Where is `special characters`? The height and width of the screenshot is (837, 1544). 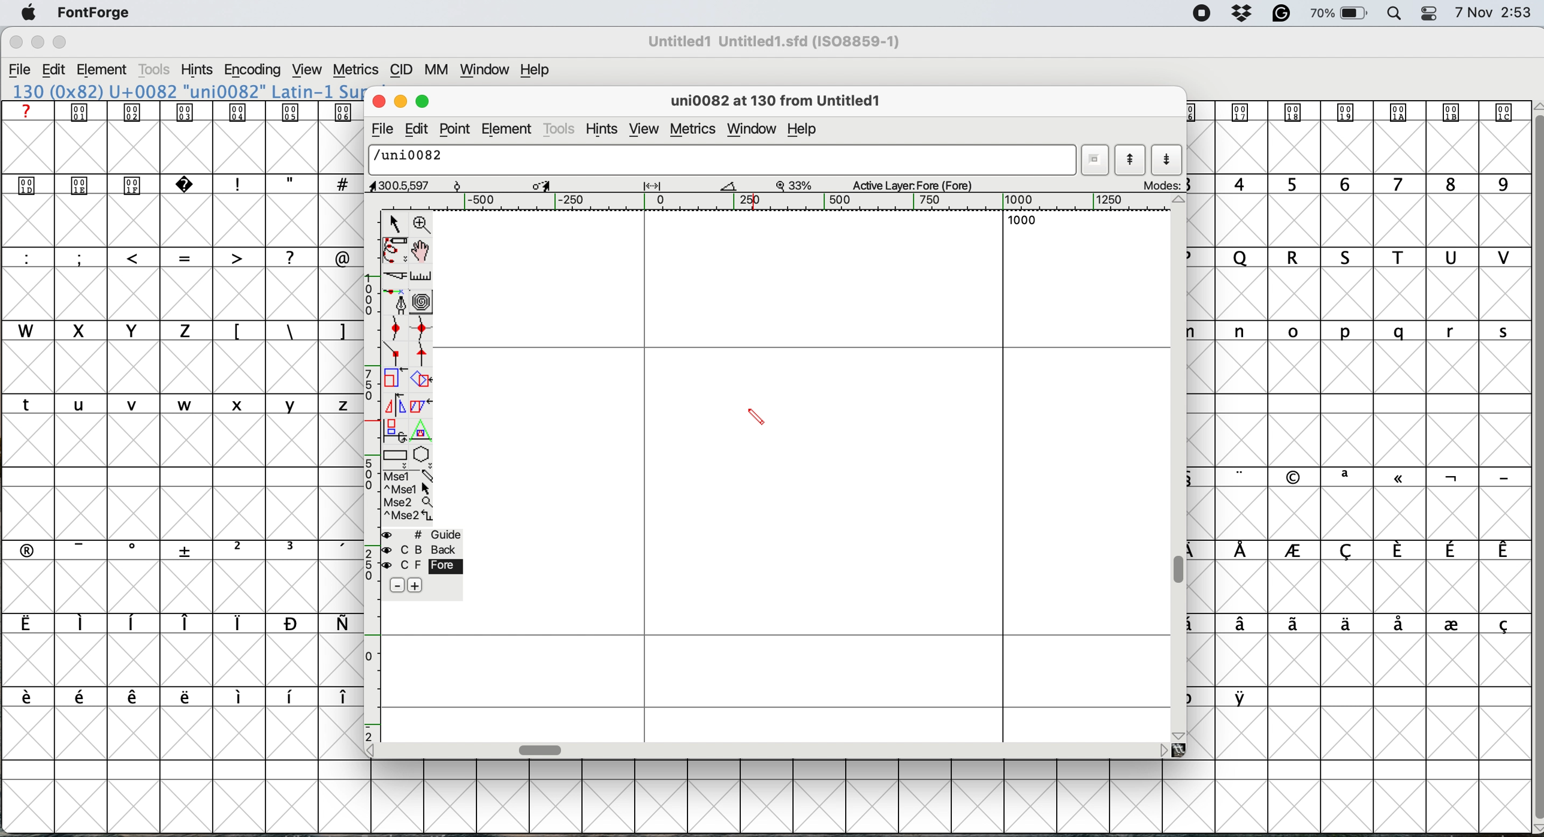
special characters is located at coordinates (174, 550).